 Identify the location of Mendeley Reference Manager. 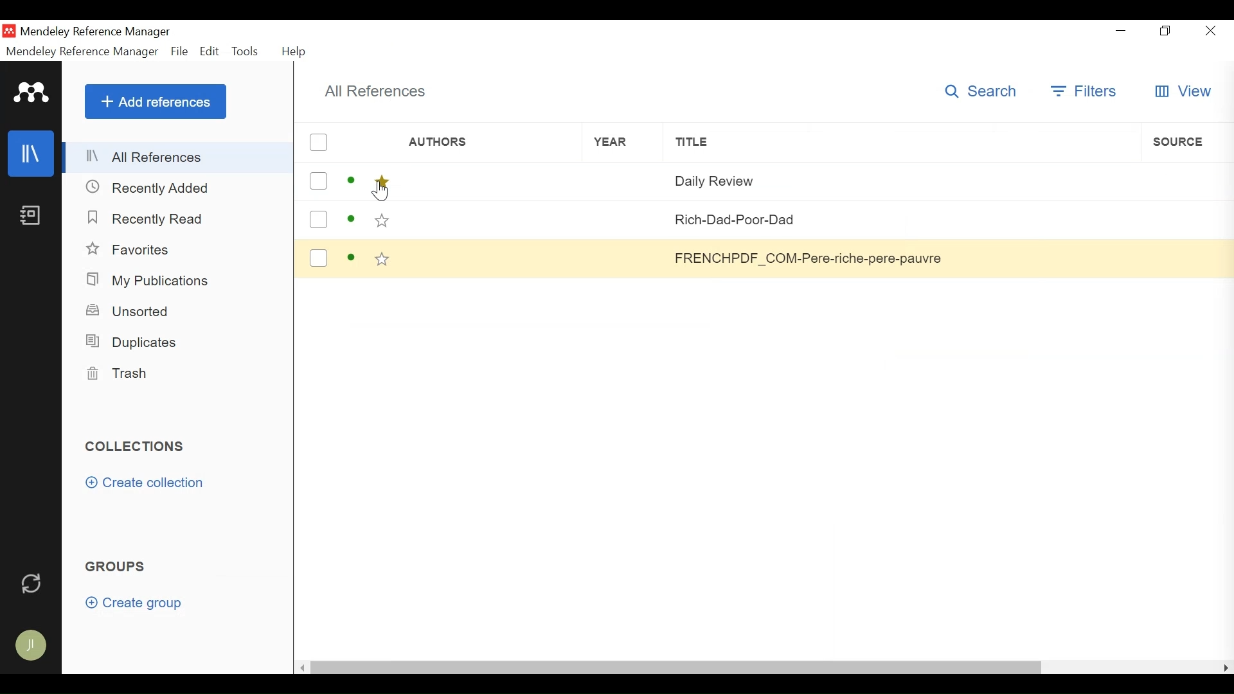
(82, 52).